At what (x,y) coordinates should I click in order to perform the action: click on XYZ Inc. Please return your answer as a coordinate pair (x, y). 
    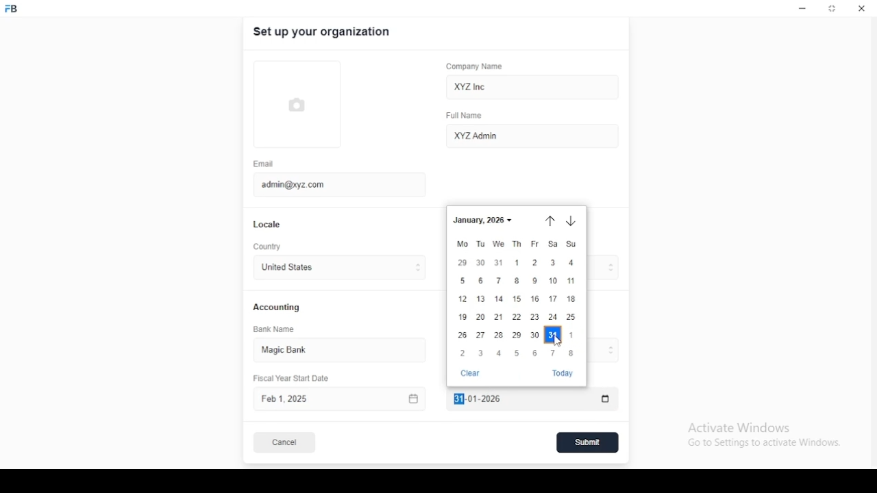
    Looking at the image, I should click on (534, 88).